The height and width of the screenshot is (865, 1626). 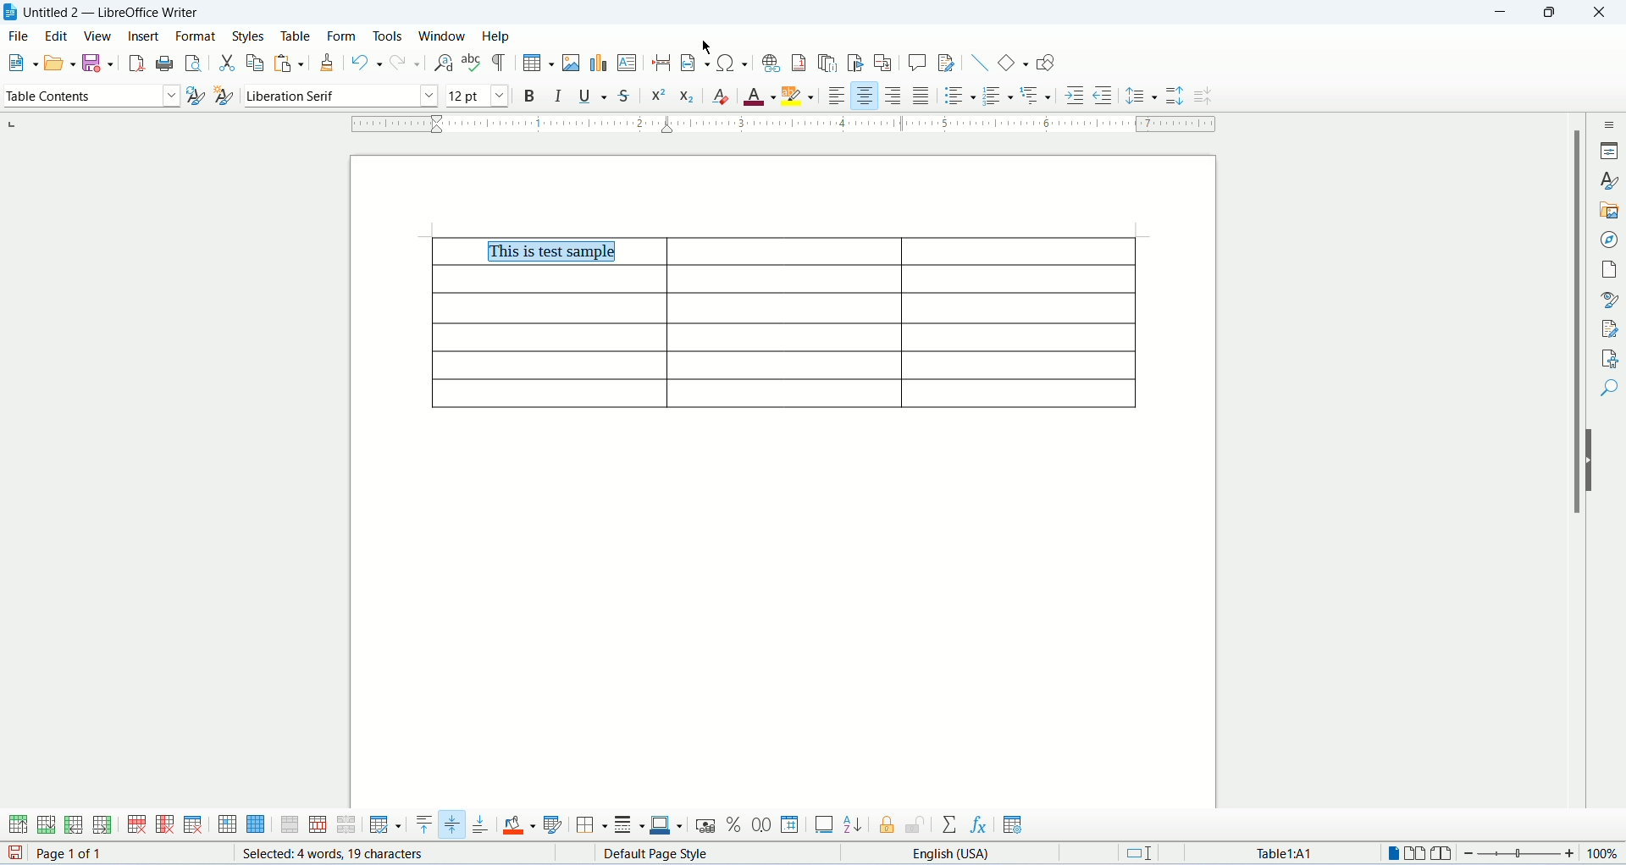 I want to click on undo, so click(x=368, y=62).